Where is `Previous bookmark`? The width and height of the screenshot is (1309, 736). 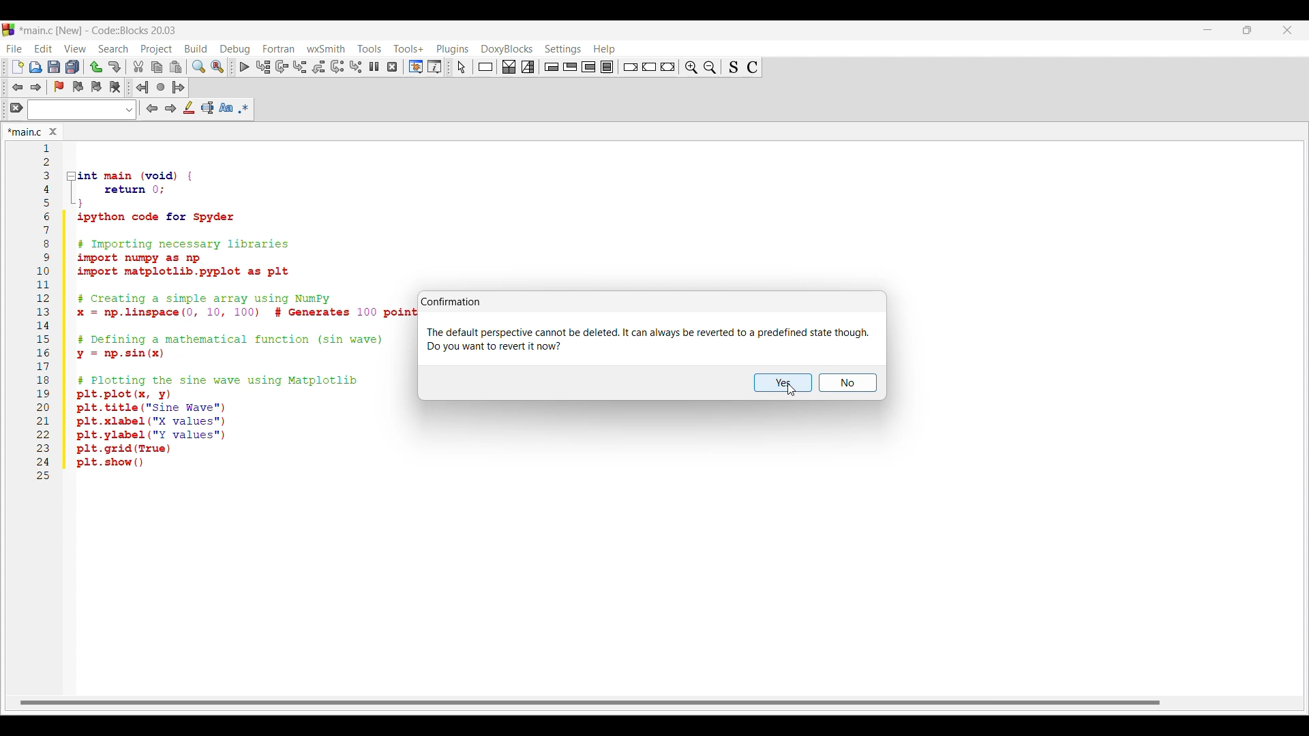
Previous bookmark is located at coordinates (78, 87).